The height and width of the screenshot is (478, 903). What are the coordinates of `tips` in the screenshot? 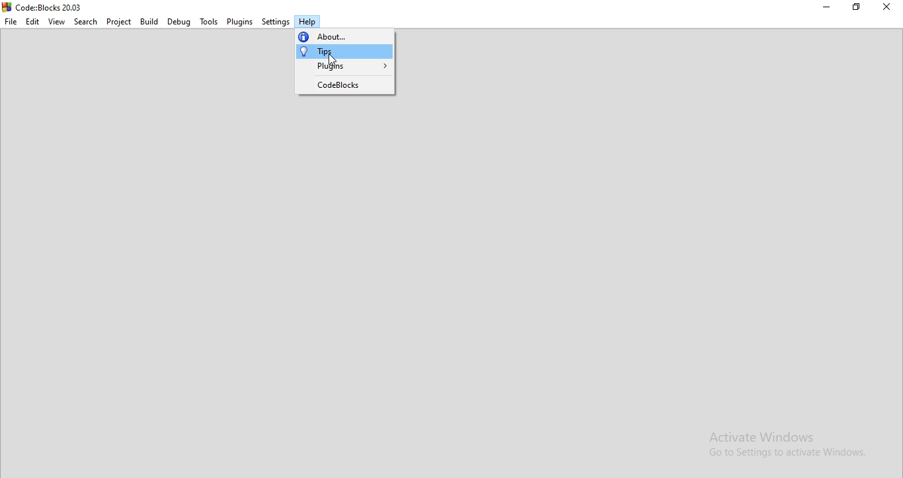 It's located at (343, 51).